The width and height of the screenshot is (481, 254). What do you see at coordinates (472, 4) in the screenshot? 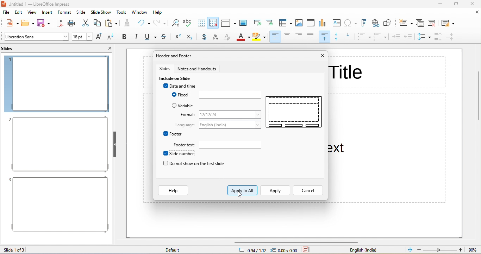
I see `close` at bounding box center [472, 4].